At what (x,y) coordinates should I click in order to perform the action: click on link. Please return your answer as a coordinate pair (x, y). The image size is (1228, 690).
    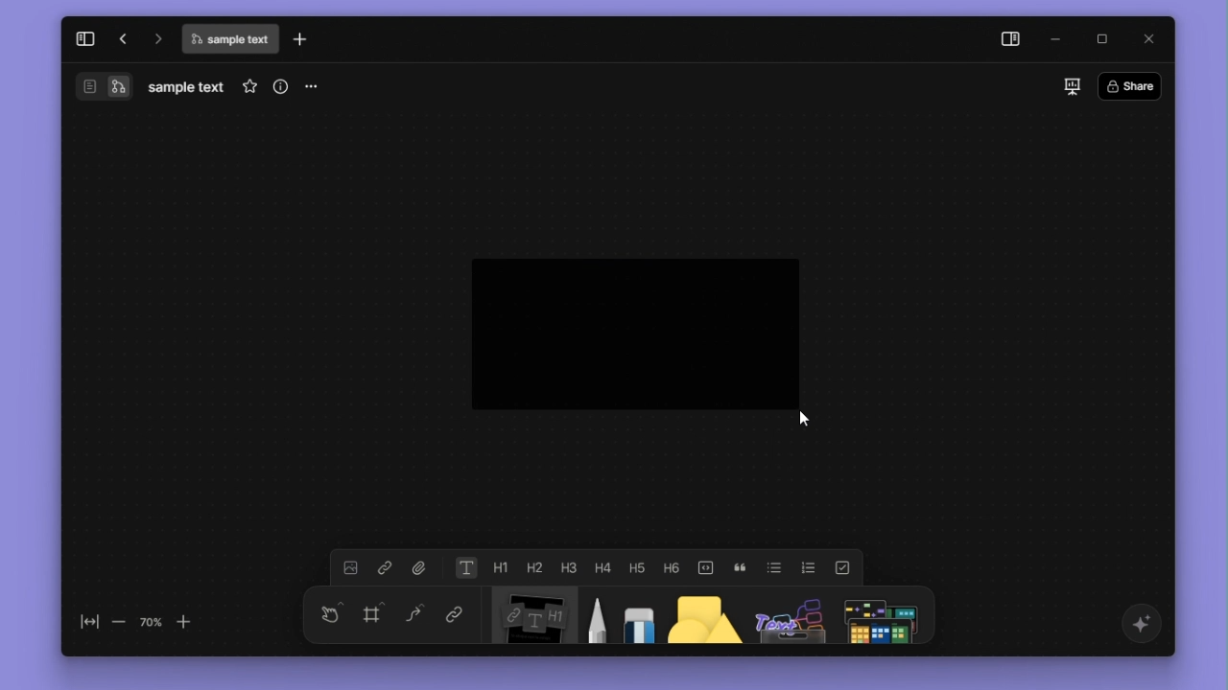
    Looking at the image, I should click on (451, 616).